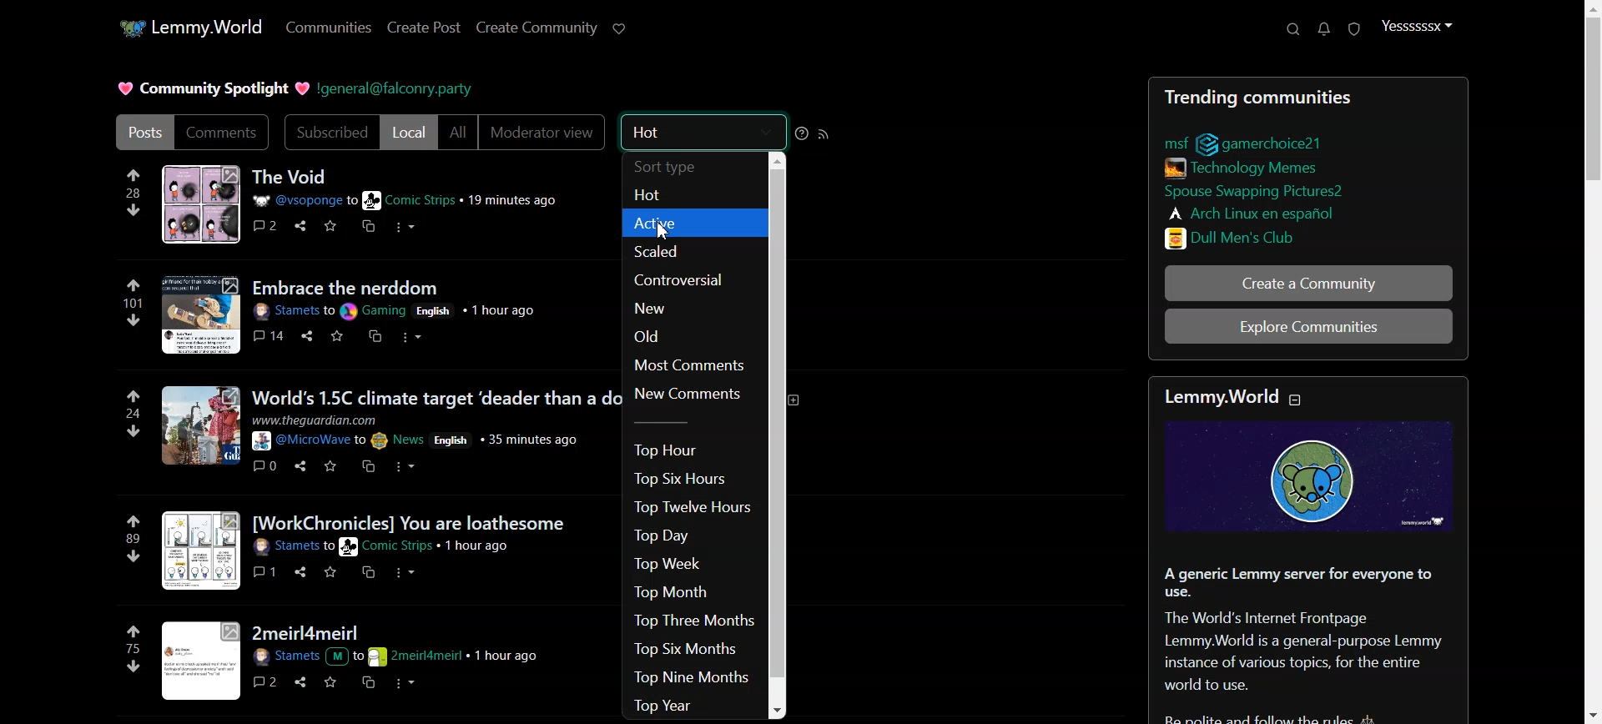 The image size is (1602, 724). Describe the element at coordinates (1247, 166) in the screenshot. I see `LInks` at that location.